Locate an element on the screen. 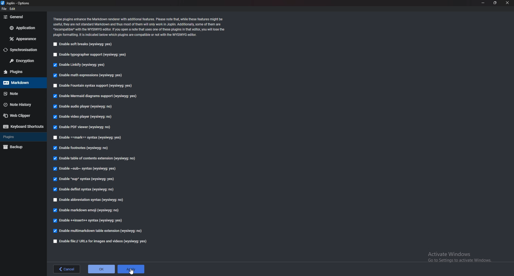  cursor is located at coordinates (130, 271).